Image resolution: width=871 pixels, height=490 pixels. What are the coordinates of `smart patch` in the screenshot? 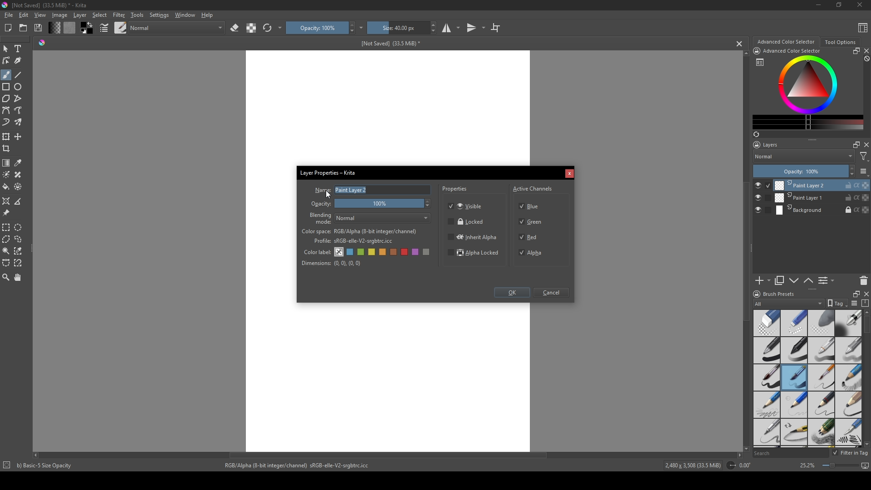 It's located at (20, 175).